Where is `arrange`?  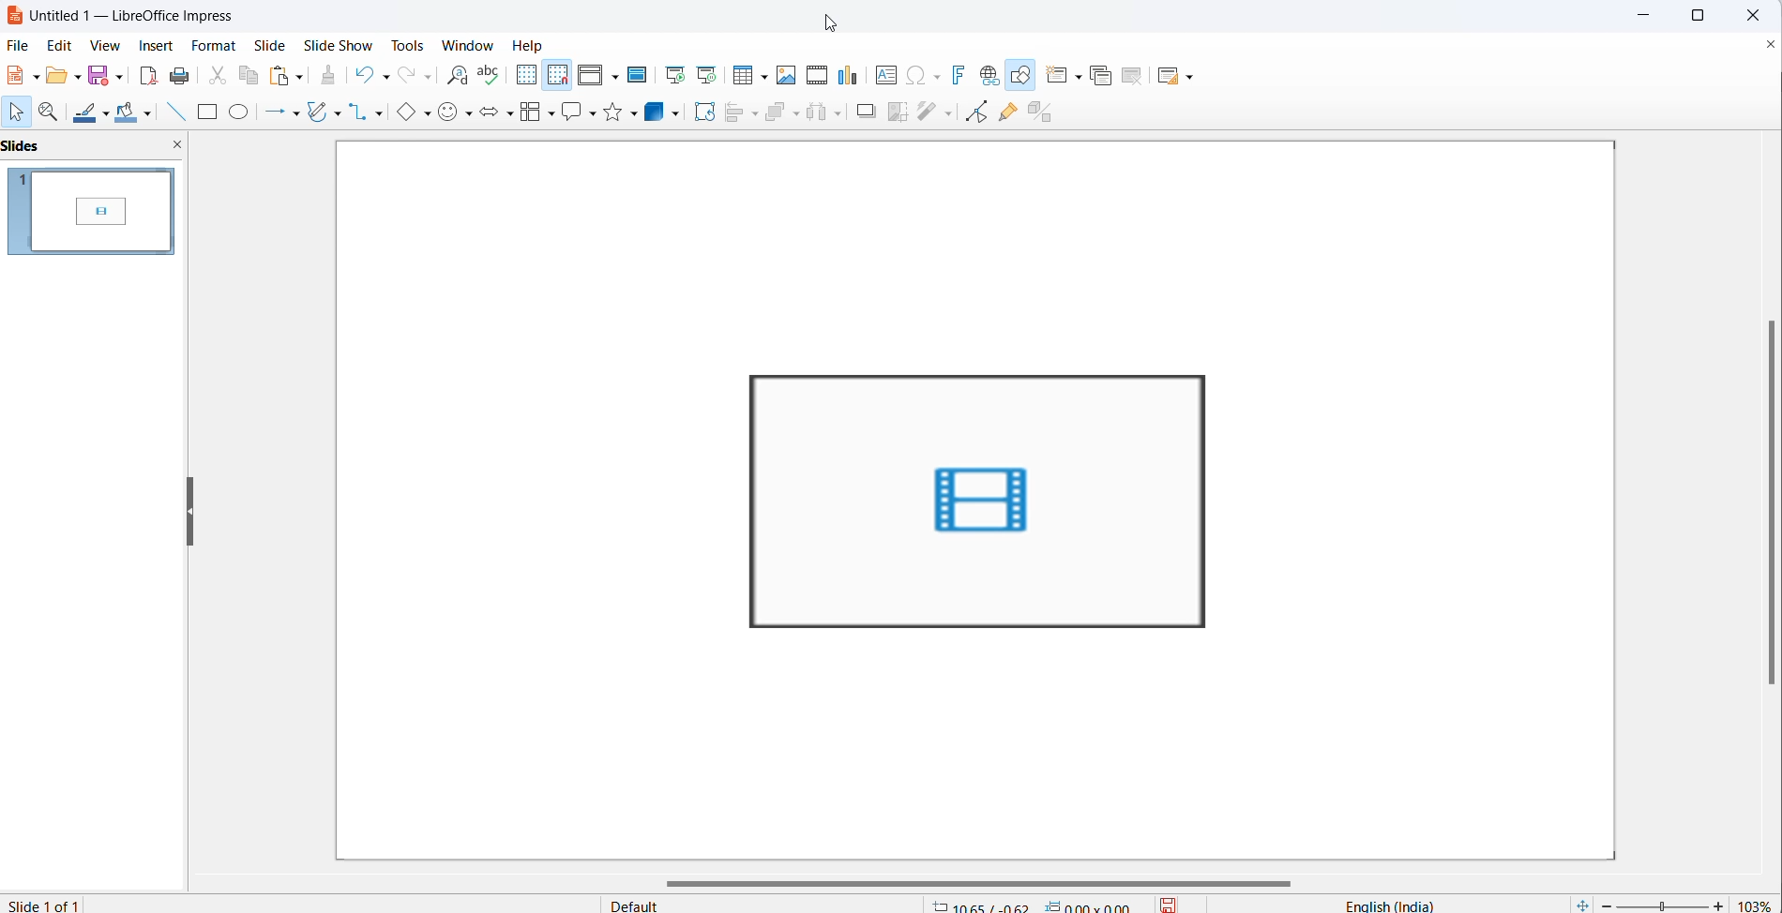 arrange is located at coordinates (776, 112).